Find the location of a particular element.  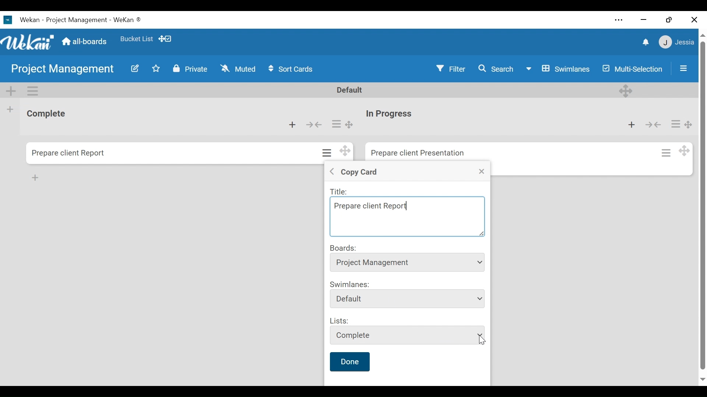

Collapse is located at coordinates (317, 125).